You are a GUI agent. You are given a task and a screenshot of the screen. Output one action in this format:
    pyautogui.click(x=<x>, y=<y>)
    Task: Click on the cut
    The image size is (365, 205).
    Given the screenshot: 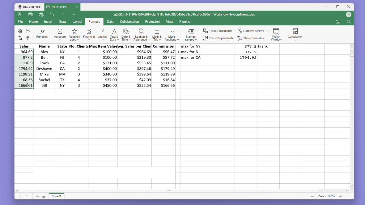 What is the action you would take?
    pyautogui.click(x=28, y=31)
    